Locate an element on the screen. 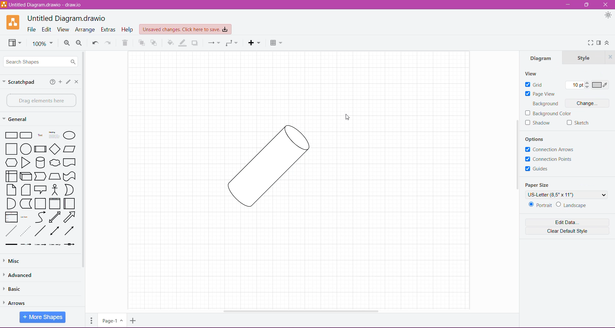 Image resolution: width=615 pixels, height=328 pixels. View is located at coordinates (533, 73).